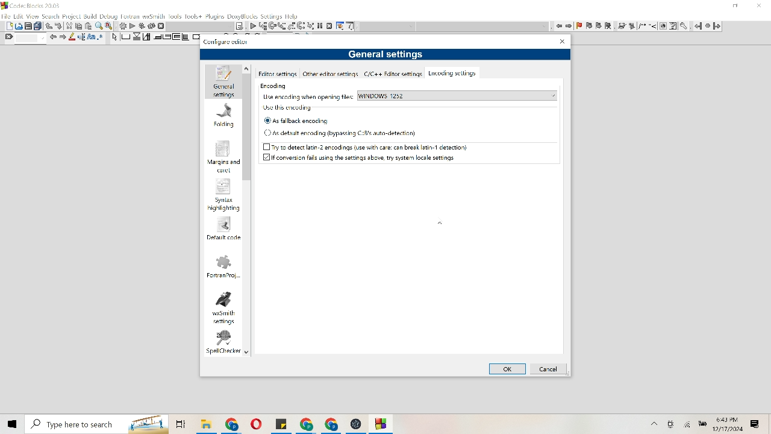 This screenshot has width=771, height=434. Describe the element at coordinates (281, 424) in the screenshot. I see `File` at that location.